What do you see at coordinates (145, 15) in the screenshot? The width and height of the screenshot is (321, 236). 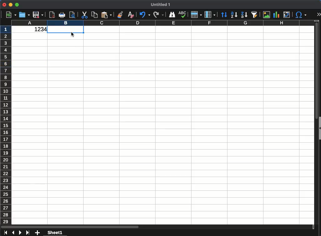 I see `undo` at bounding box center [145, 15].